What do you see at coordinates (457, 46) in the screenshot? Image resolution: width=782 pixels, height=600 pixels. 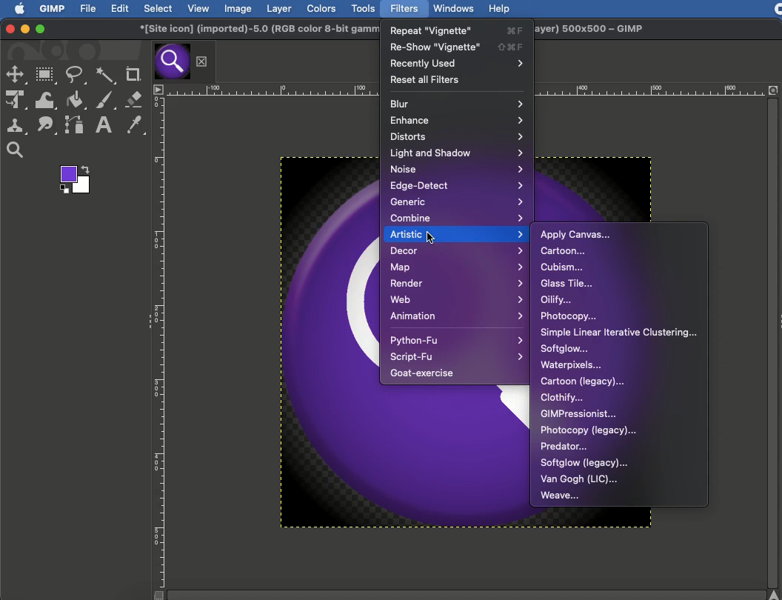 I see `Re-show vignette` at bounding box center [457, 46].